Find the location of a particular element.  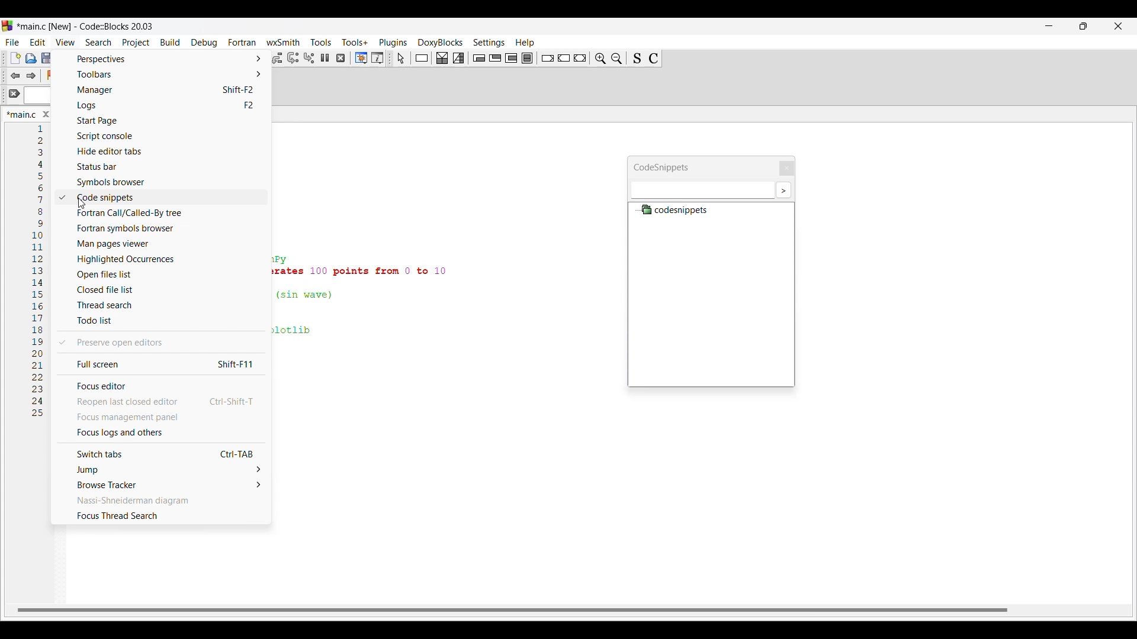

Hide editor tabs is located at coordinates (168, 151).